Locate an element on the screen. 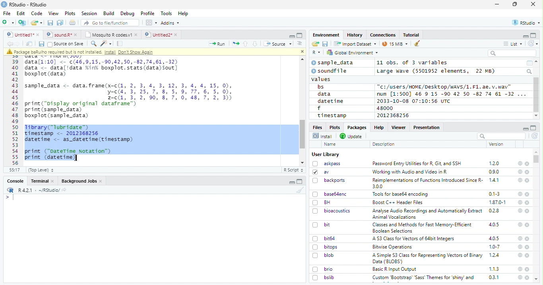 The image size is (543, 285). go forward is located at coordinates (19, 44).